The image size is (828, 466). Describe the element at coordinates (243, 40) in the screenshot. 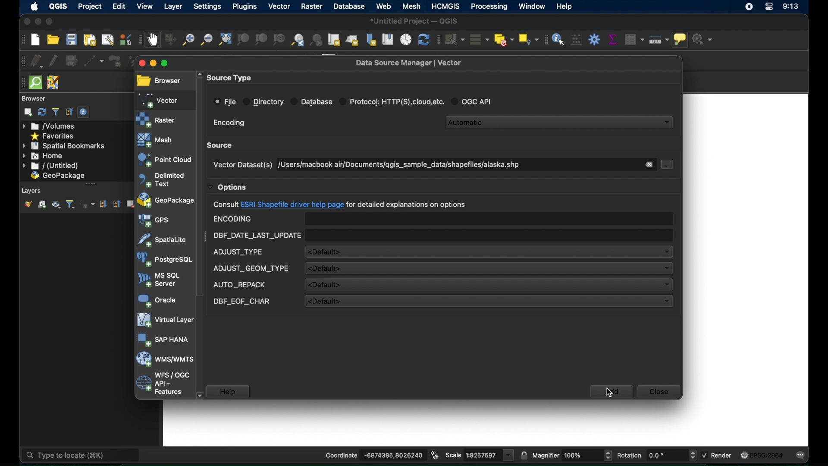

I see `zoom to selection` at that location.